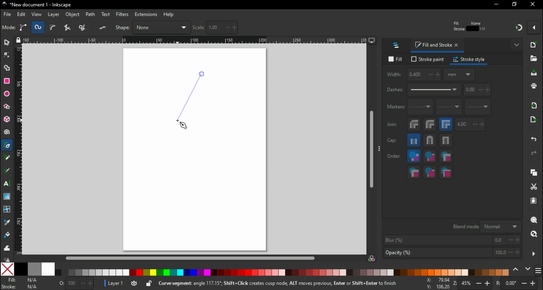 This screenshot has width=543, height=290. Describe the element at coordinates (438, 46) in the screenshot. I see `fill and stroke` at that location.